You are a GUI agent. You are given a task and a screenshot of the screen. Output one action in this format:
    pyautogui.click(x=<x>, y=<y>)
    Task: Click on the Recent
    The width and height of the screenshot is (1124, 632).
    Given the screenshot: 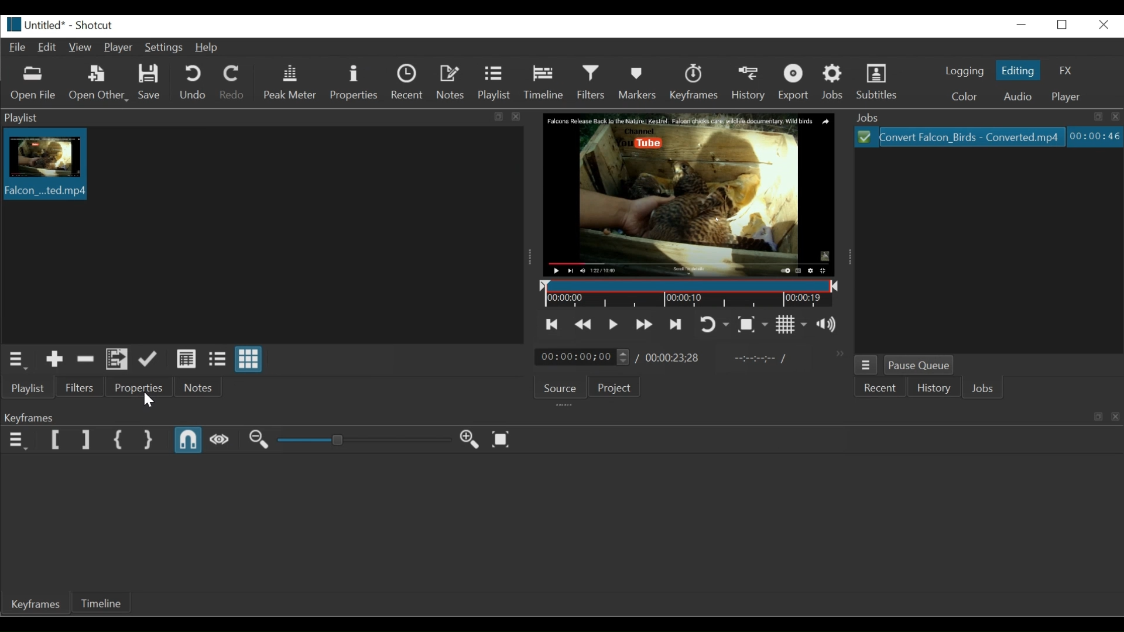 What is the action you would take?
    pyautogui.click(x=881, y=389)
    